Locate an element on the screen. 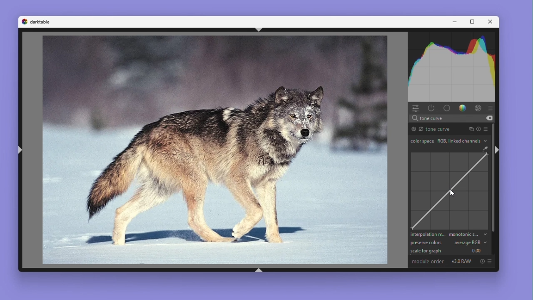  Quick access panel is located at coordinates (416, 108).